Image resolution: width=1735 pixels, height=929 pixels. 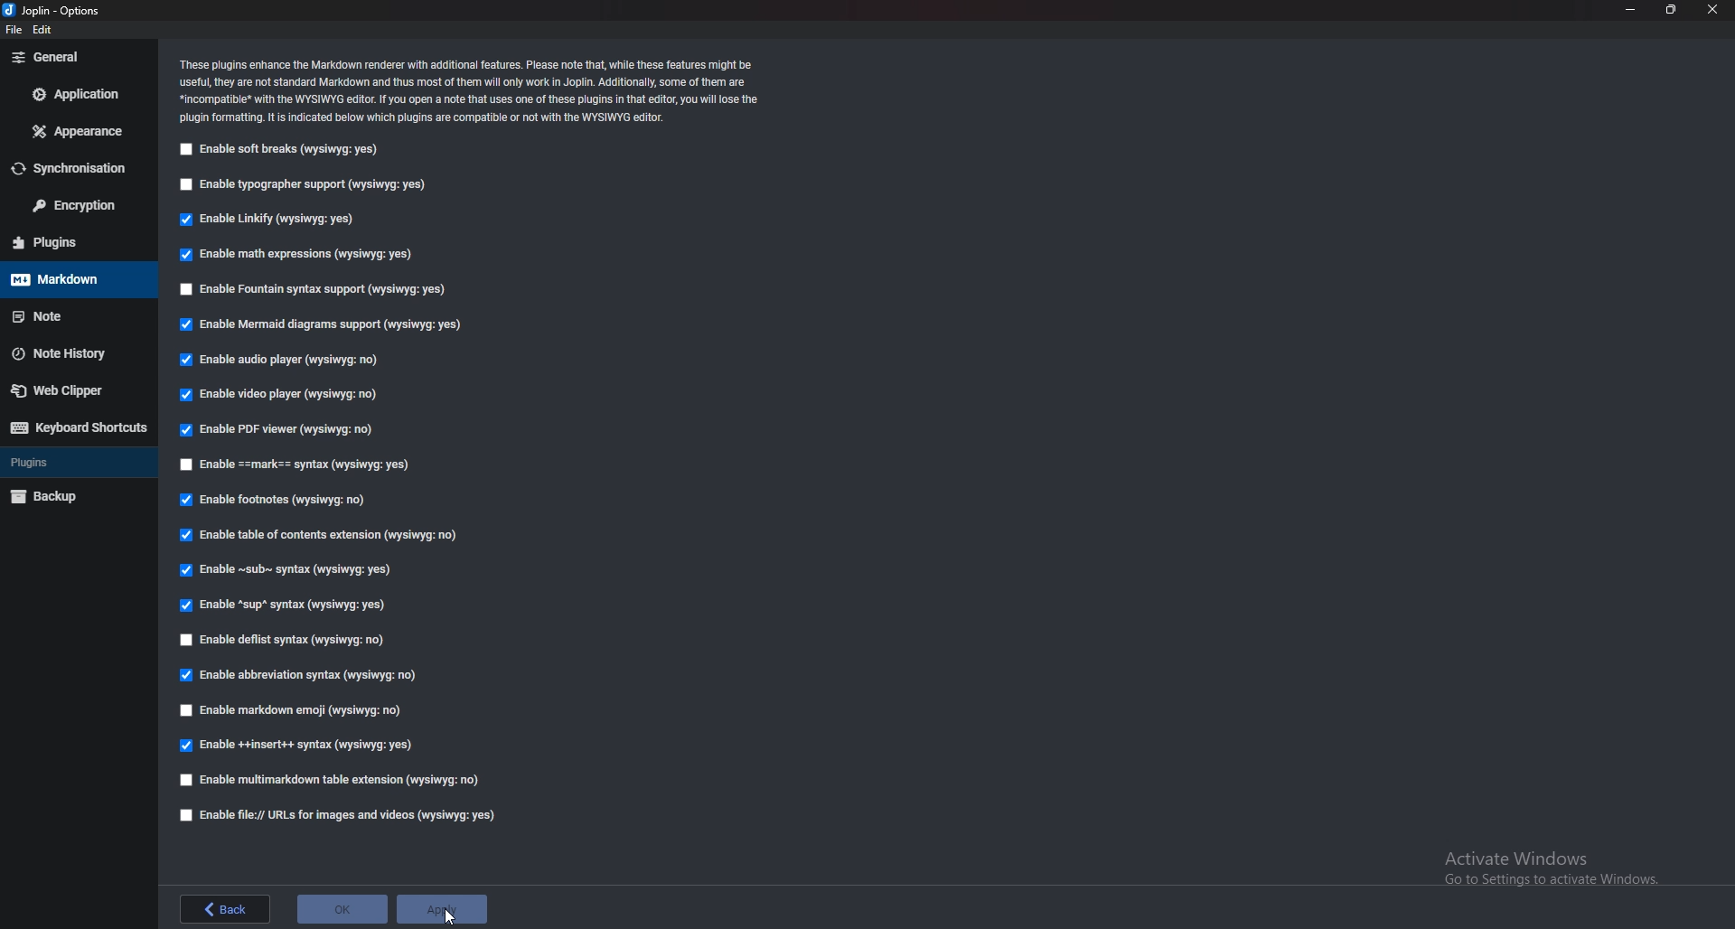 What do you see at coordinates (70, 316) in the screenshot?
I see `note` at bounding box center [70, 316].